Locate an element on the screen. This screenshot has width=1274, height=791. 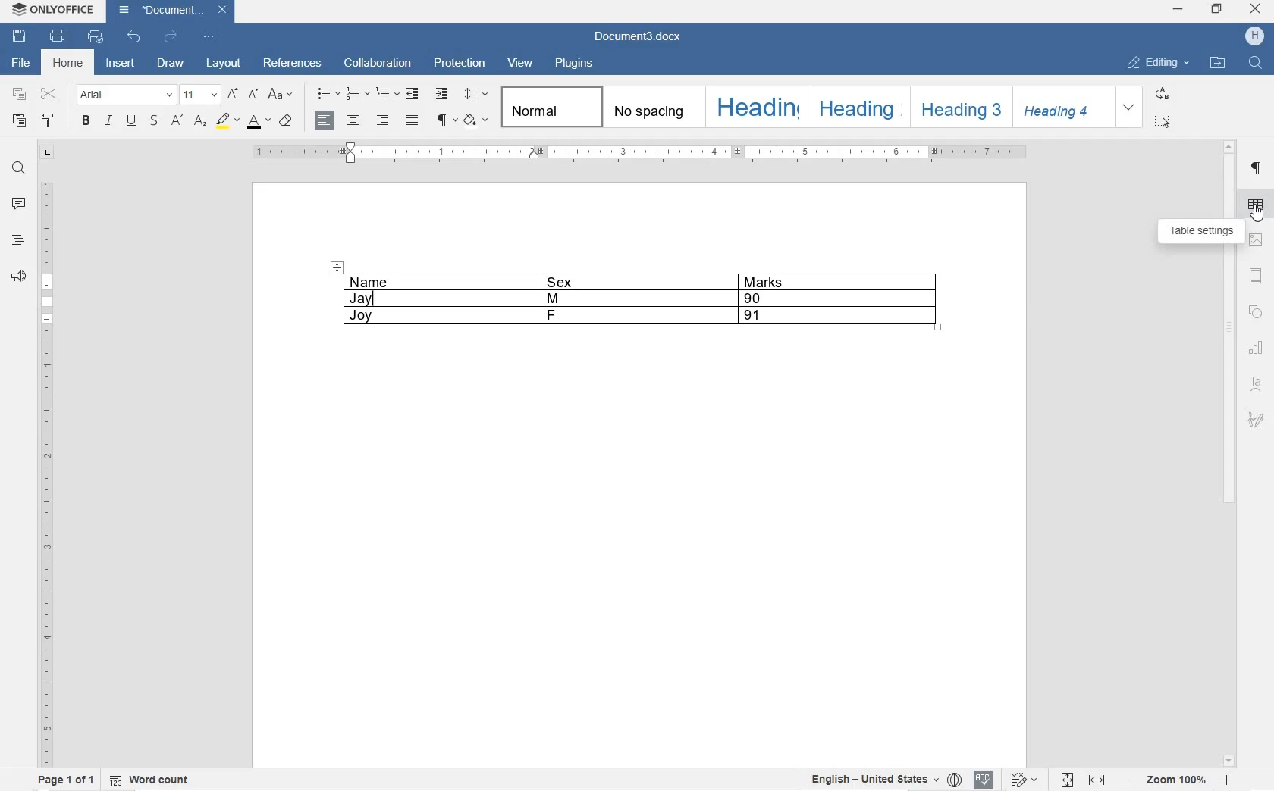
CLOSE is located at coordinates (1256, 8).